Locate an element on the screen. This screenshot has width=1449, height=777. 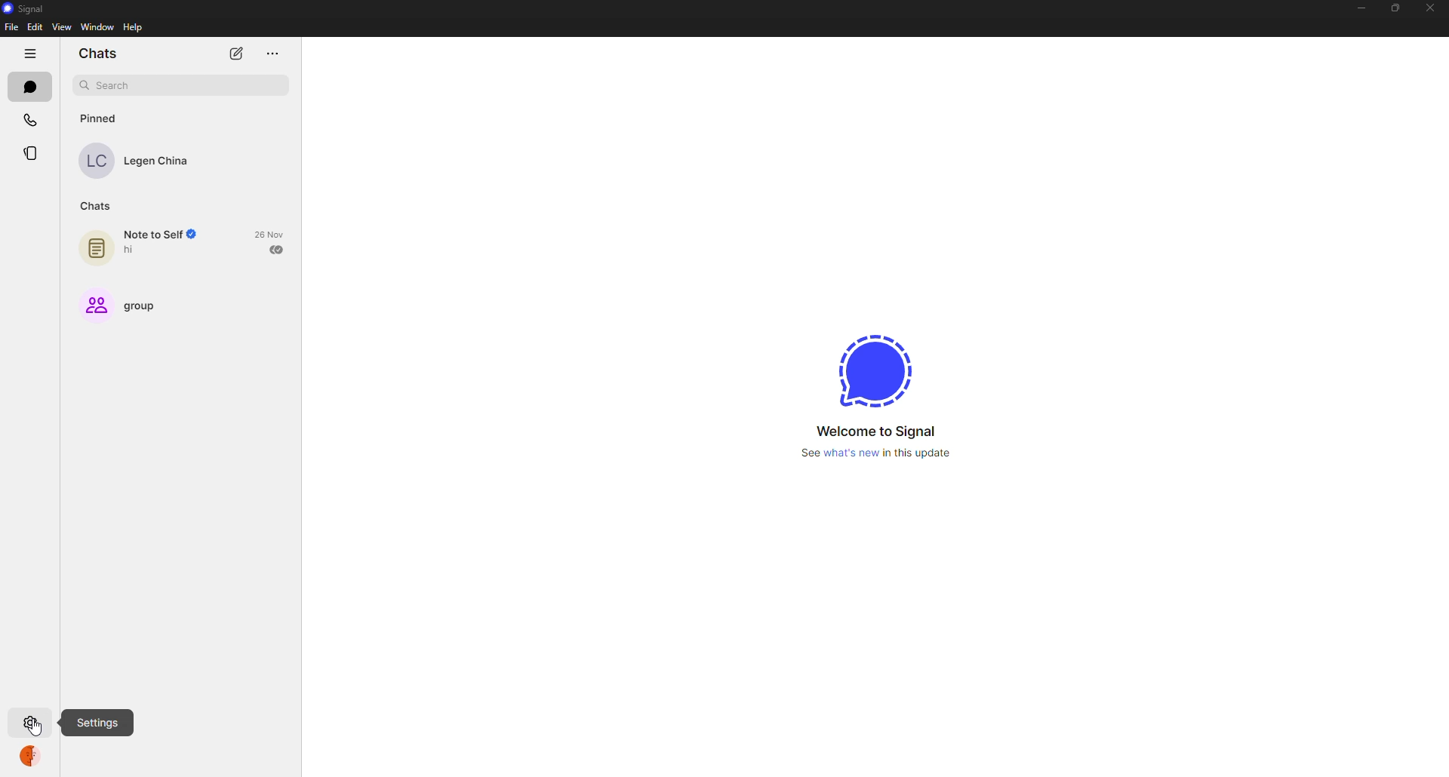
settings is located at coordinates (32, 723).